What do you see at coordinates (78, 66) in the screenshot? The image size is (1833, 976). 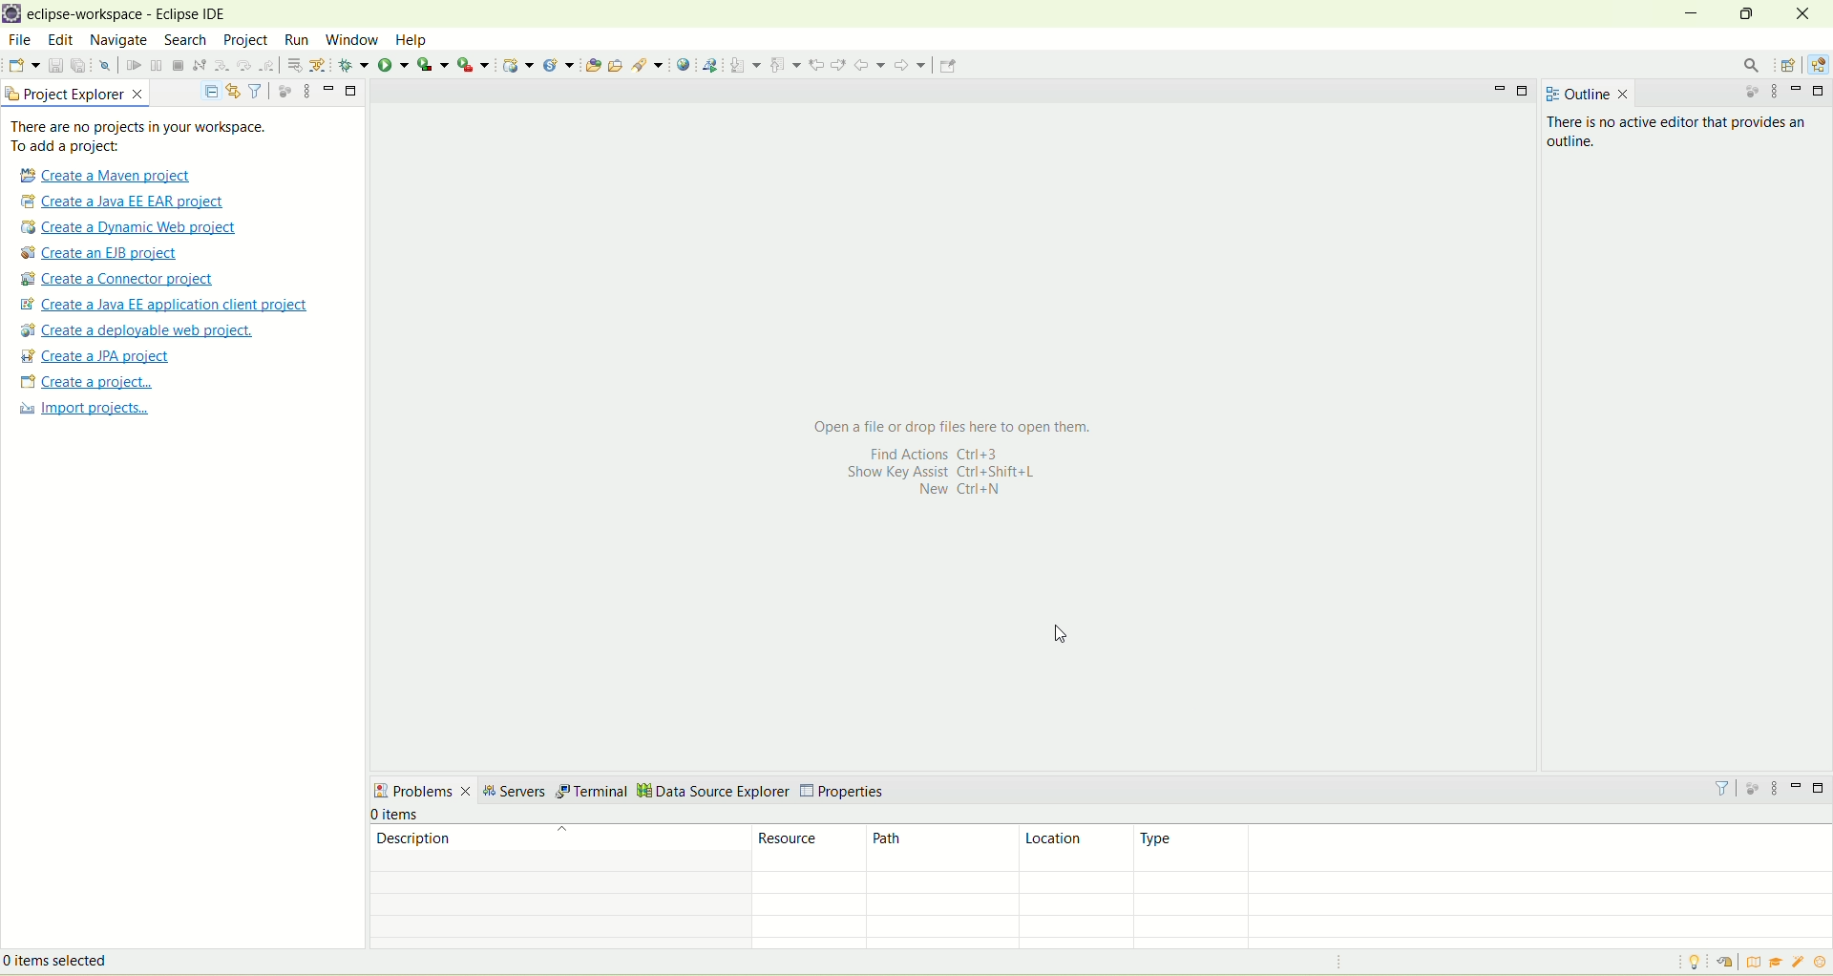 I see `save all` at bounding box center [78, 66].